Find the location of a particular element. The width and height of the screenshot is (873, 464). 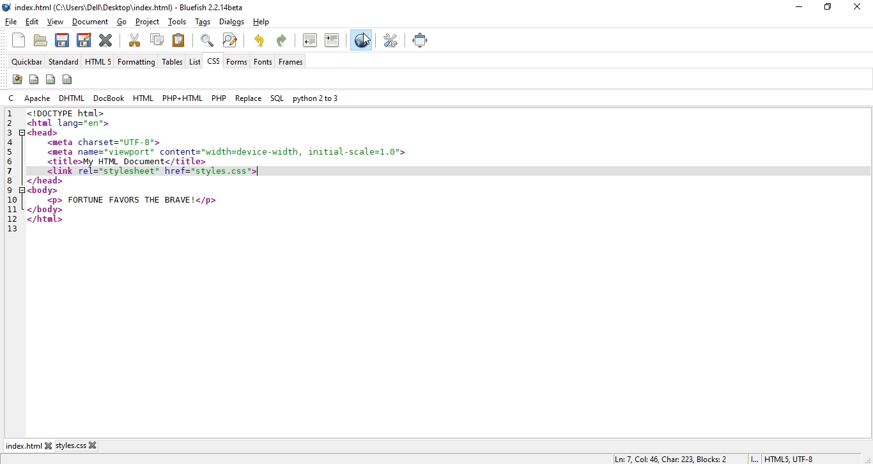

php-html is located at coordinates (182, 98).